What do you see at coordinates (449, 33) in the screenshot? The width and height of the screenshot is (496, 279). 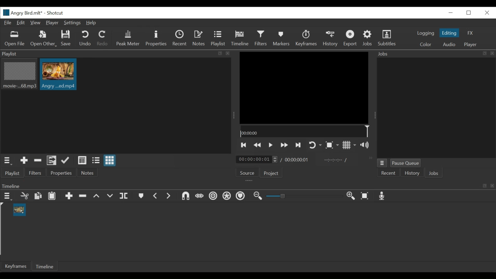 I see `Editing` at bounding box center [449, 33].